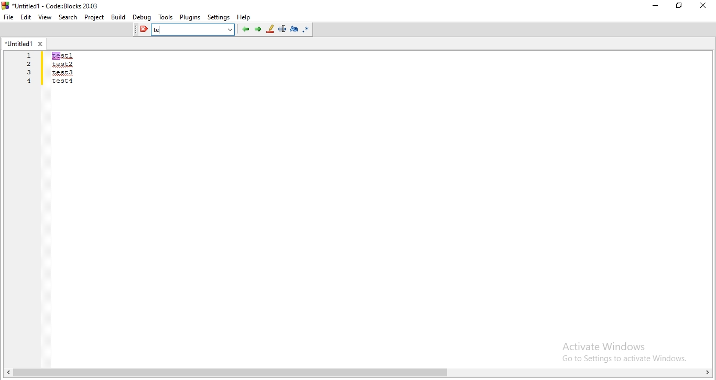  Describe the element at coordinates (63, 64) in the screenshot. I see `test2` at that location.